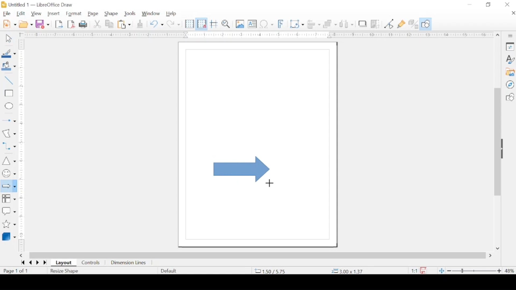 The height and width of the screenshot is (290, 516). I want to click on shadow, so click(363, 23).